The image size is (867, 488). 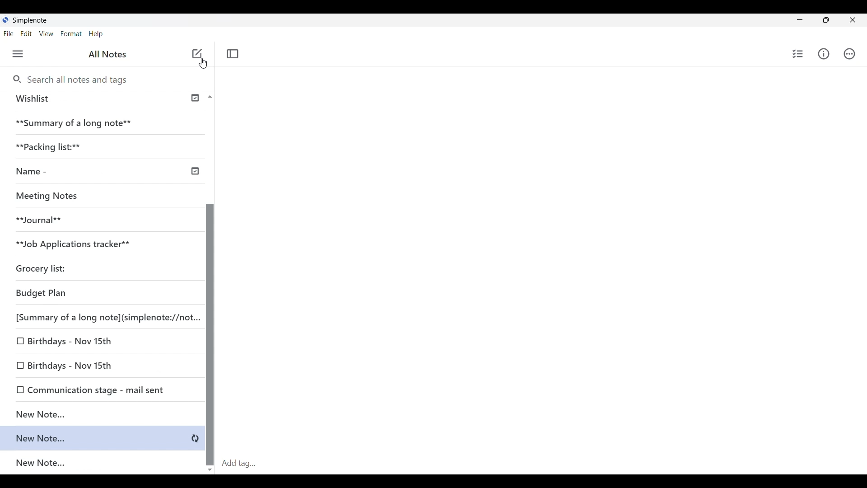 I want to click on Wishlist, so click(x=100, y=99).